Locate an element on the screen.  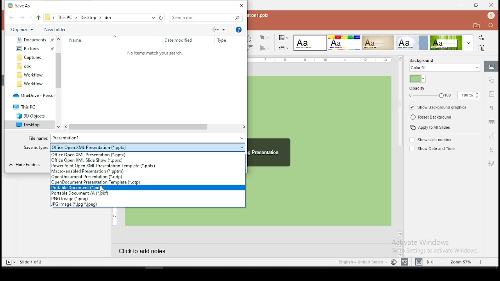
text is located at coordinates (154, 52).